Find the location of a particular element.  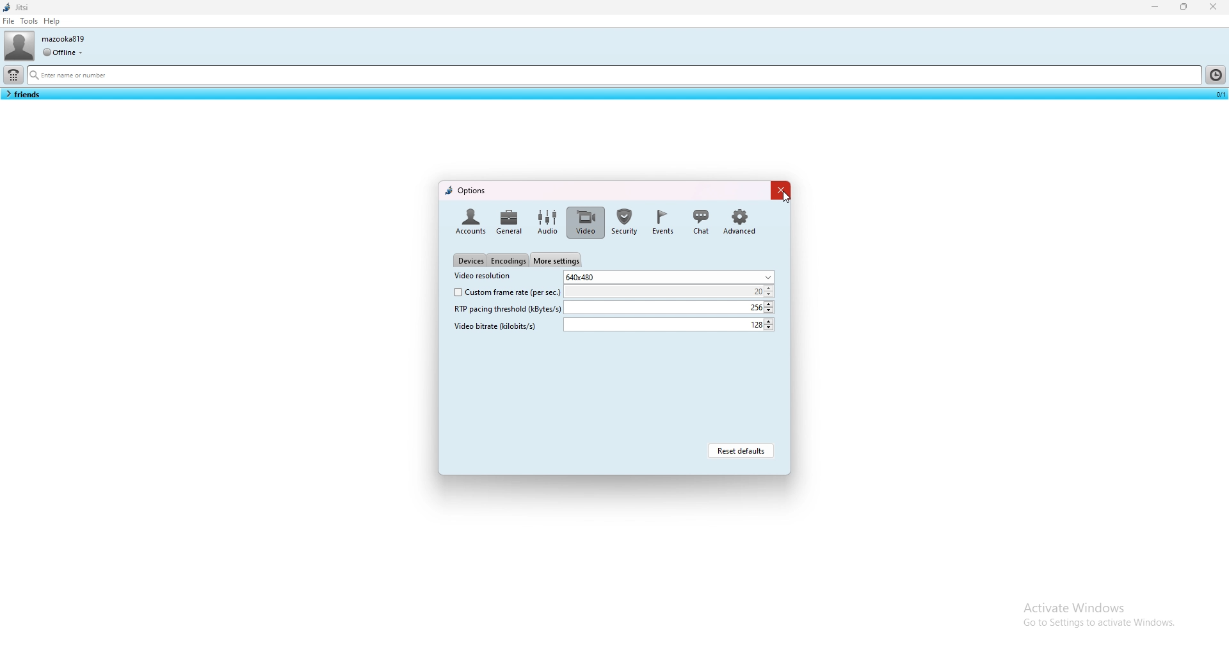

Encodings is located at coordinates (508, 261).